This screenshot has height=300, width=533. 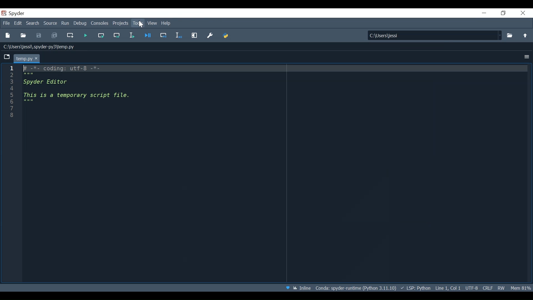 I want to click on Debug, so click(x=81, y=23).